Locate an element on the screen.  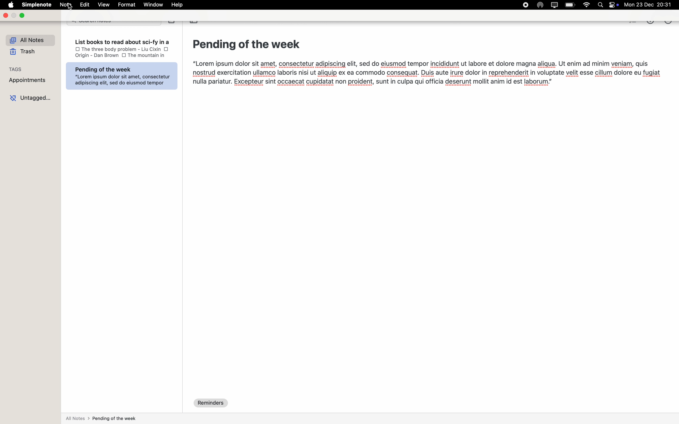
search bar is located at coordinates (114, 24).